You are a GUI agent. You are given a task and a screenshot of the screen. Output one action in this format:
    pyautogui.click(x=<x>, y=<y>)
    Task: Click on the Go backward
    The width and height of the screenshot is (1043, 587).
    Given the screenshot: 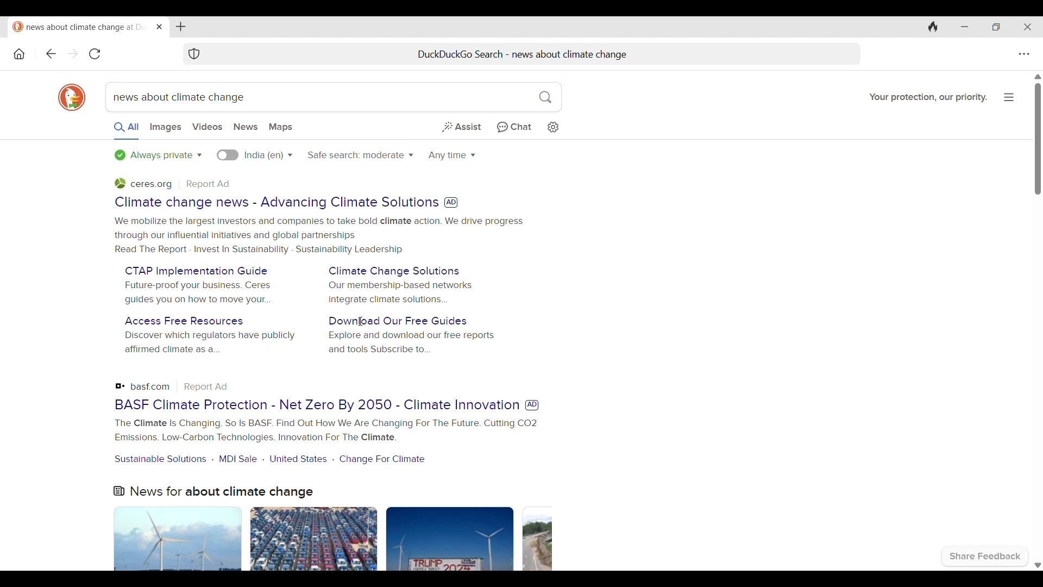 What is the action you would take?
    pyautogui.click(x=51, y=53)
    